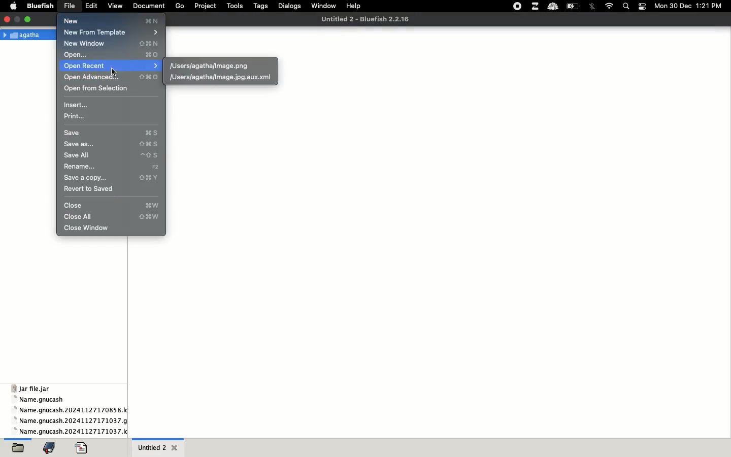 This screenshot has height=457, width=731. I want to click on untitled, so click(152, 448).